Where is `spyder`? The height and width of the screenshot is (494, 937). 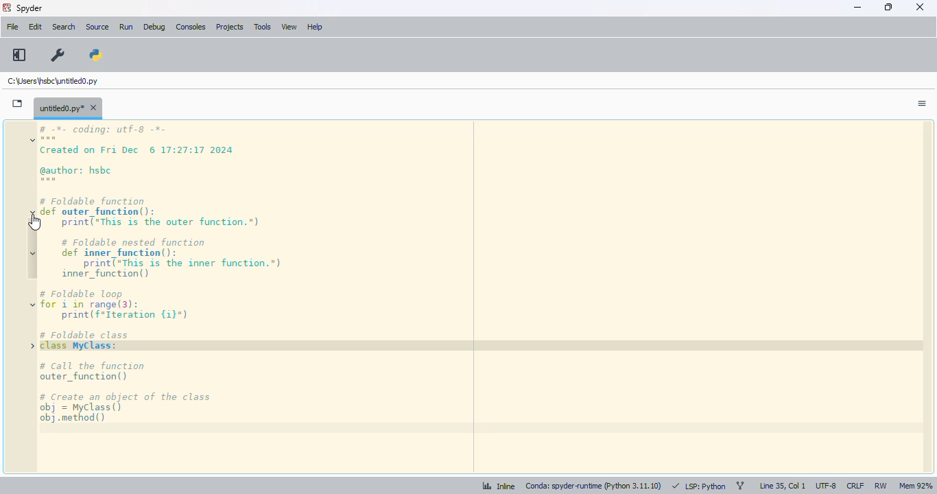
spyder is located at coordinates (30, 8).